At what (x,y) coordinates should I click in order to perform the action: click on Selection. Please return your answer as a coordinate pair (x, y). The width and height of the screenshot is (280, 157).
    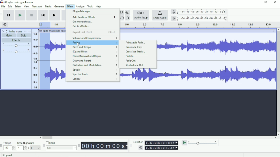
    Looking at the image, I should click on (138, 142).